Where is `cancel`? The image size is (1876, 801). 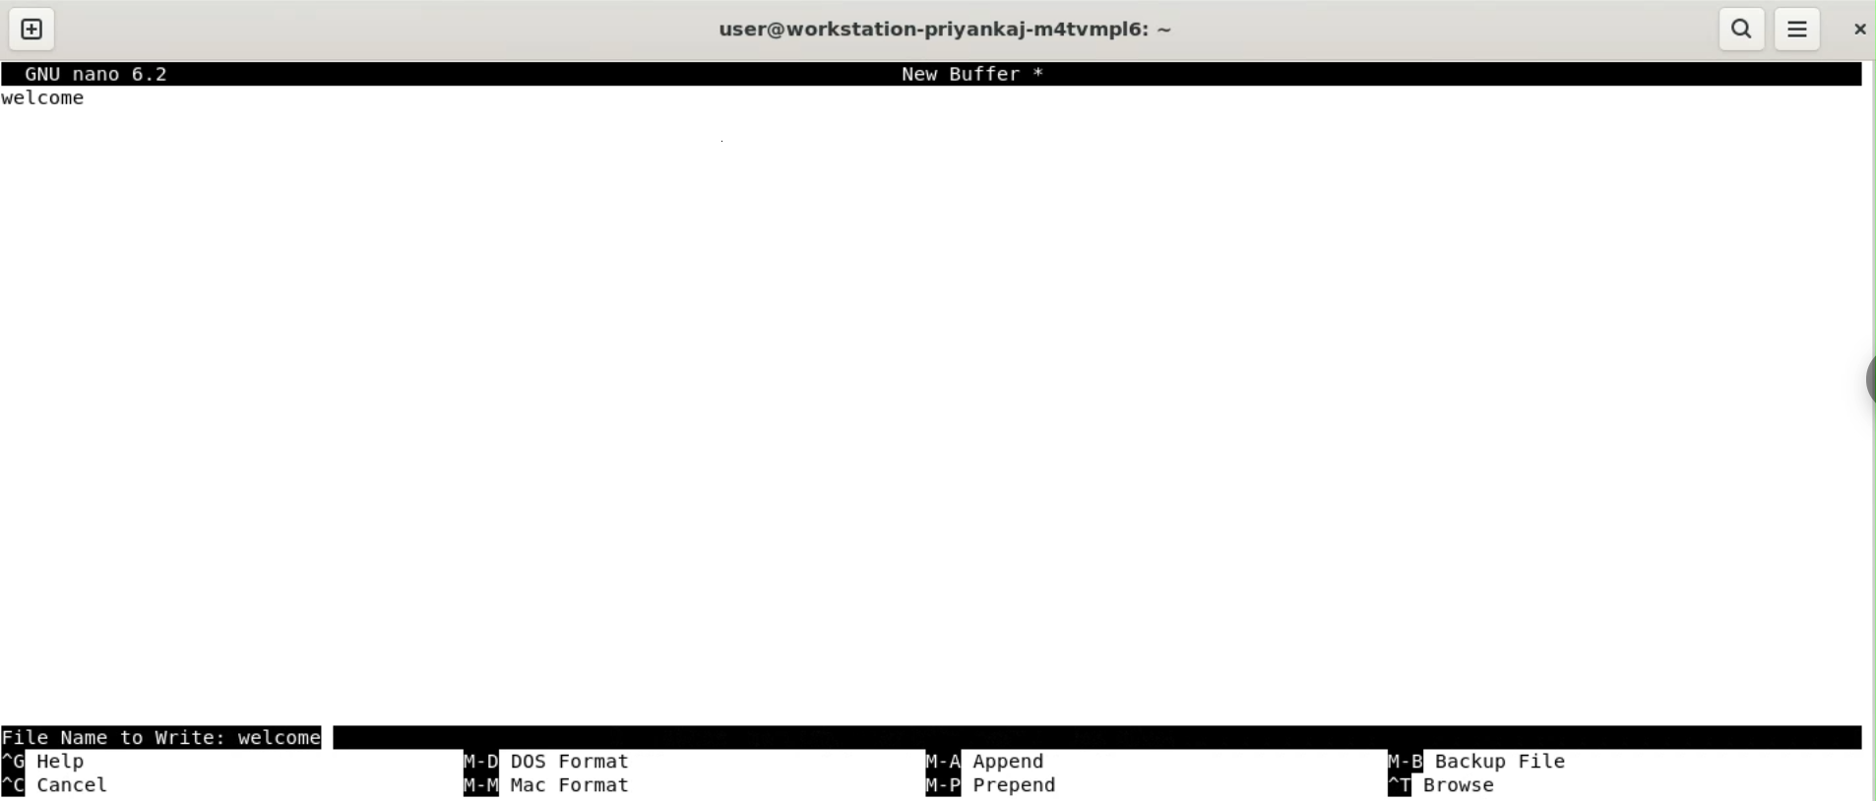 cancel is located at coordinates (53, 784).